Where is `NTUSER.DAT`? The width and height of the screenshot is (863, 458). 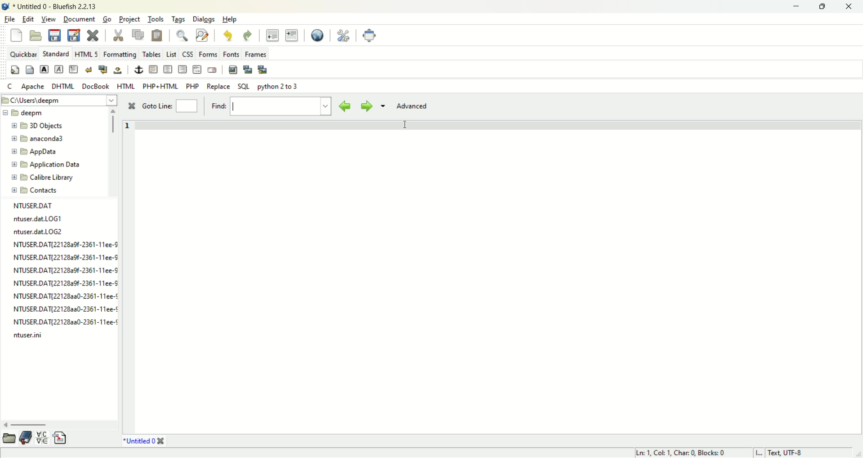 NTUSER.DAT is located at coordinates (35, 206).